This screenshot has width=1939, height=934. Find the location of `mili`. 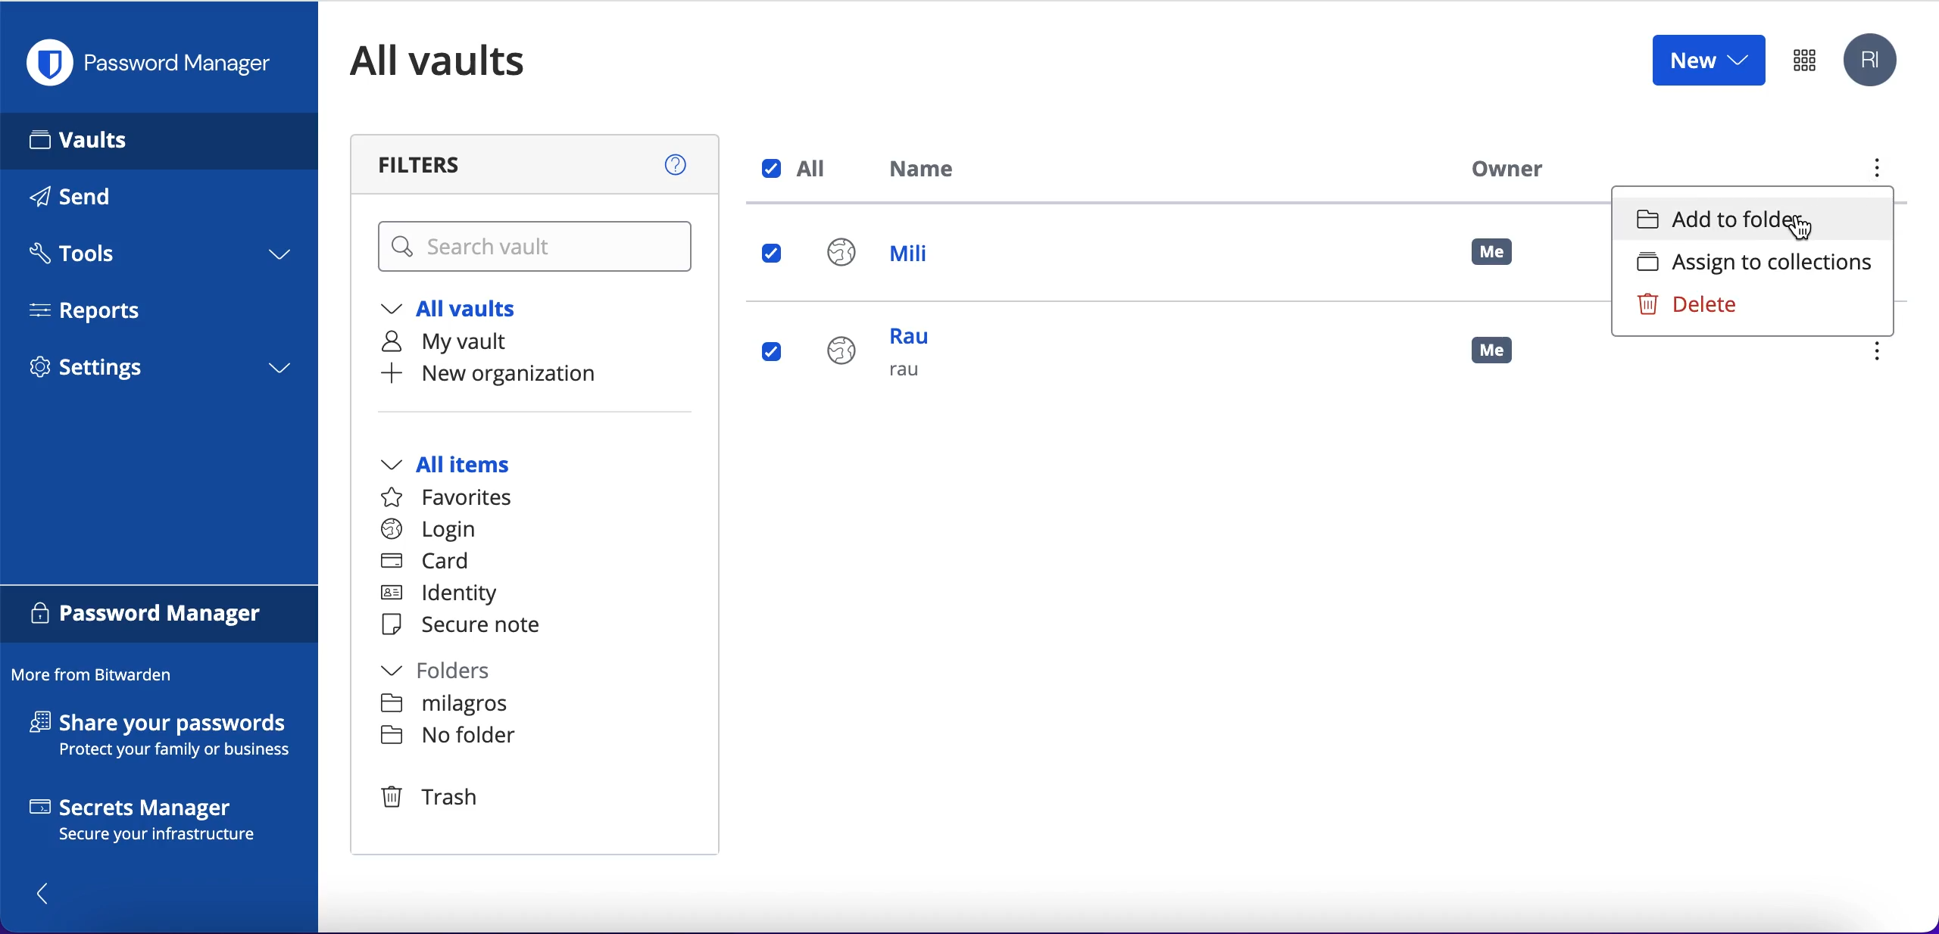

mili is located at coordinates (893, 257).